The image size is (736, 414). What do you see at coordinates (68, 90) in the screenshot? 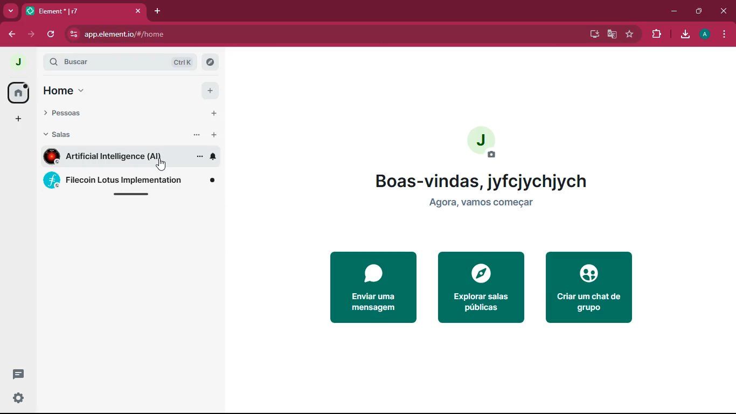
I see `home` at bounding box center [68, 90].